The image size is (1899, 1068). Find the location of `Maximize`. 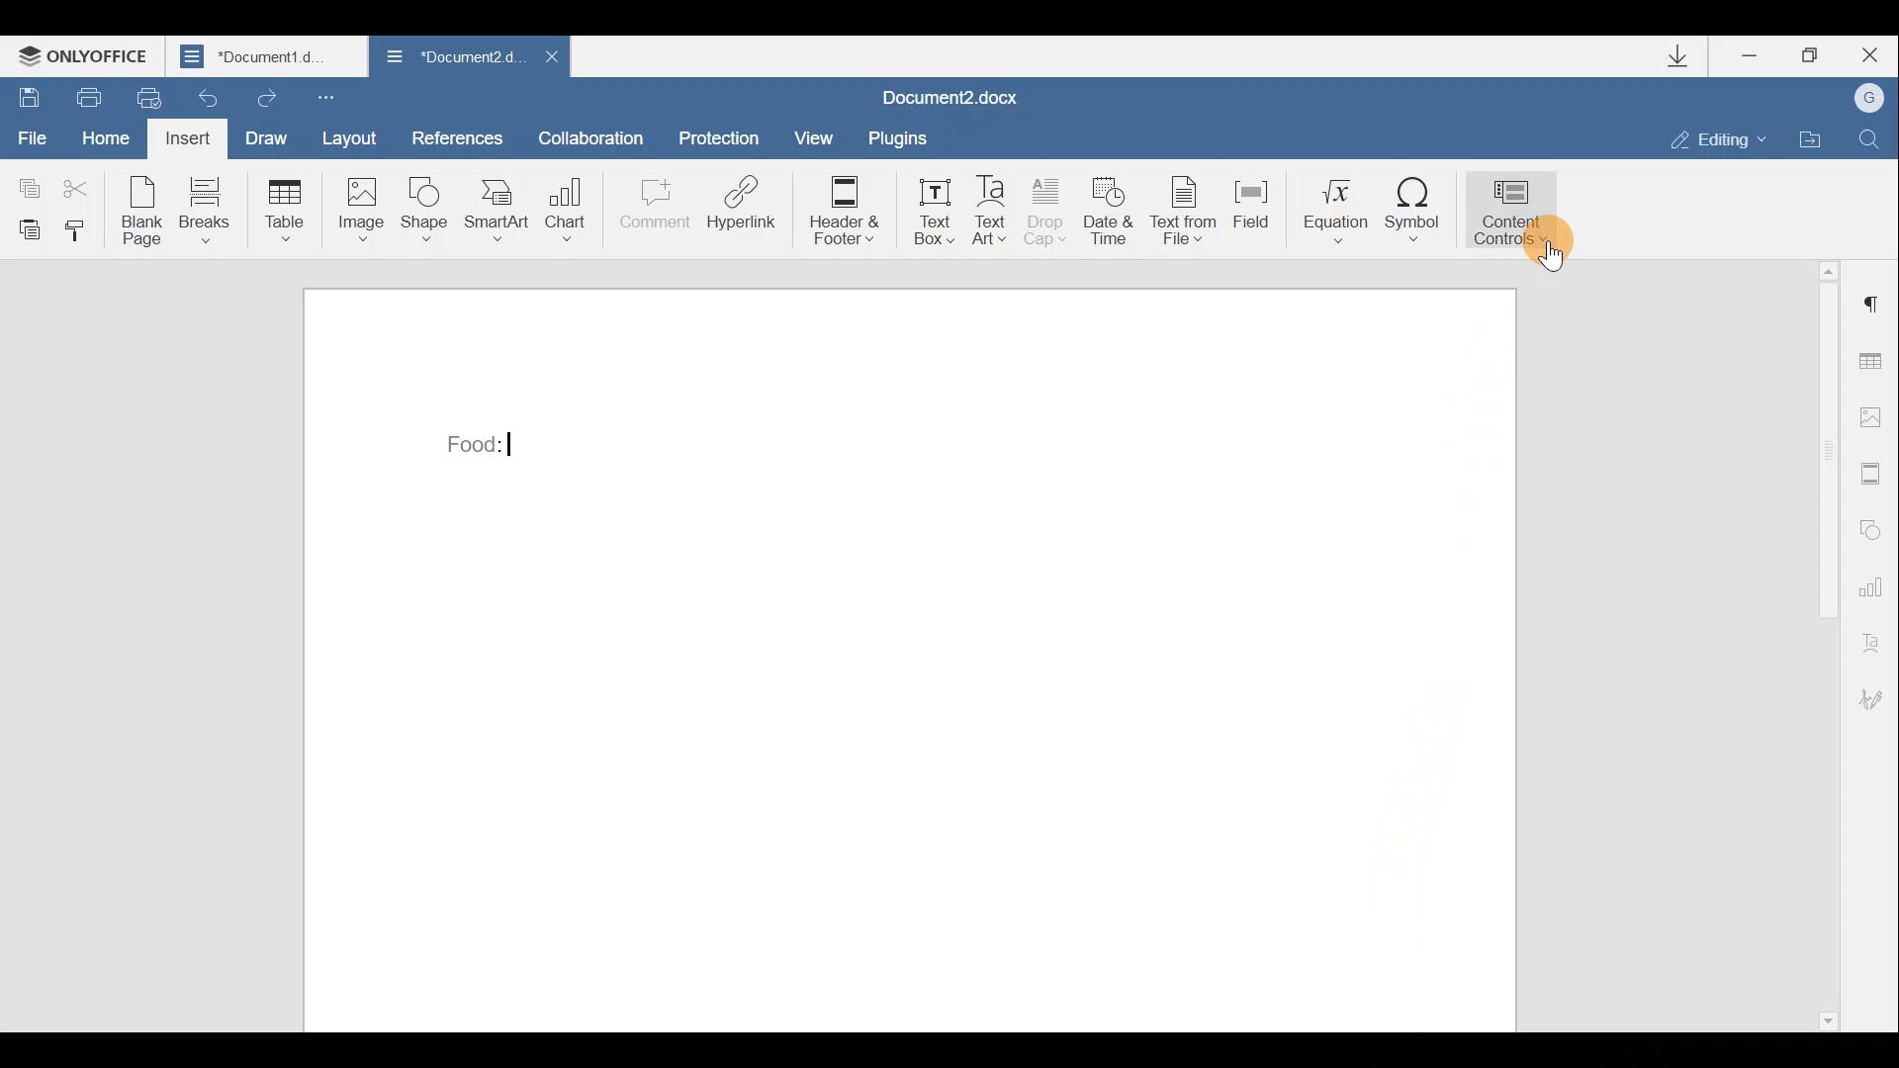

Maximize is located at coordinates (1811, 56).